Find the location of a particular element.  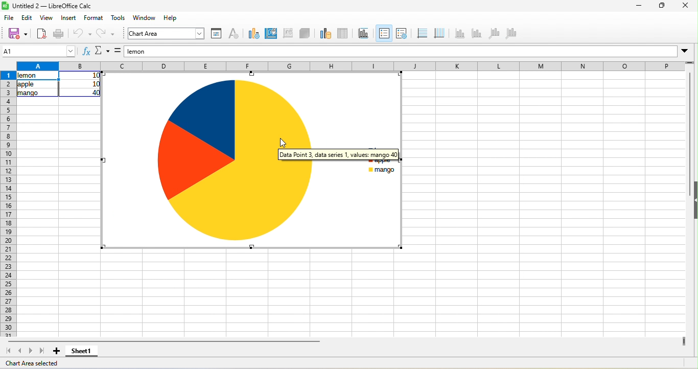

chart type is located at coordinates (253, 33).